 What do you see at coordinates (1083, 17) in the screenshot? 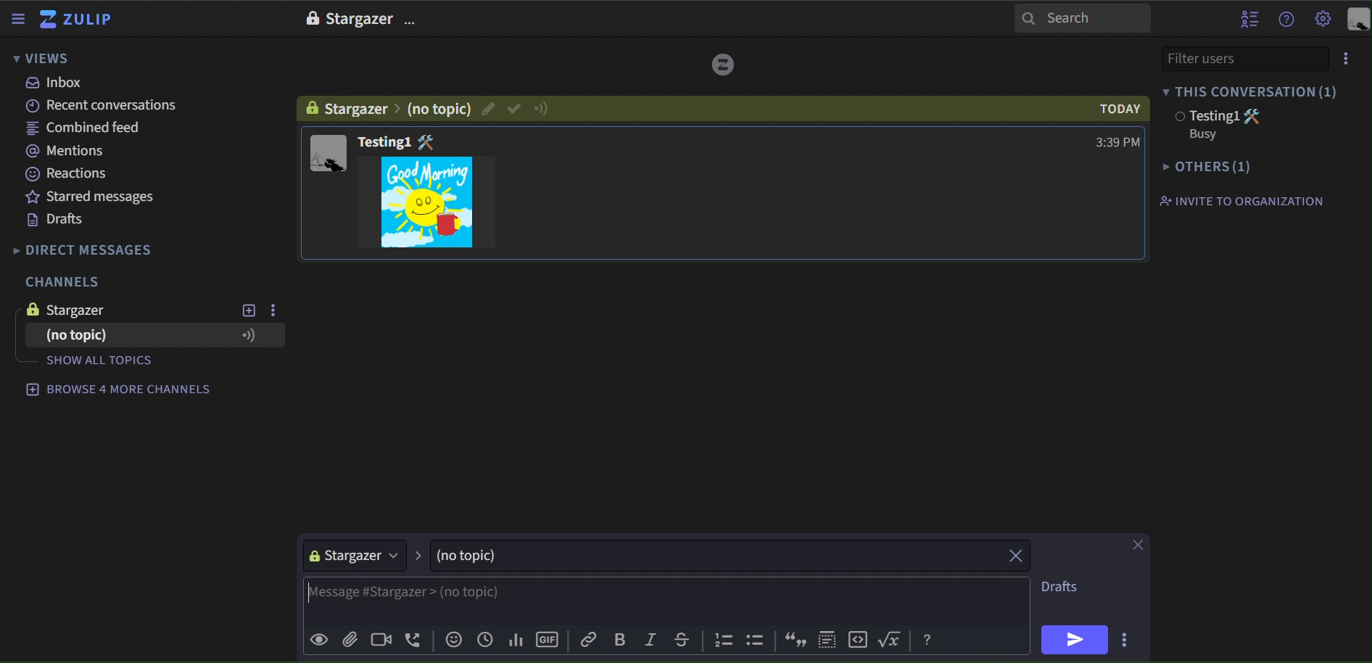
I see `search` at bounding box center [1083, 17].